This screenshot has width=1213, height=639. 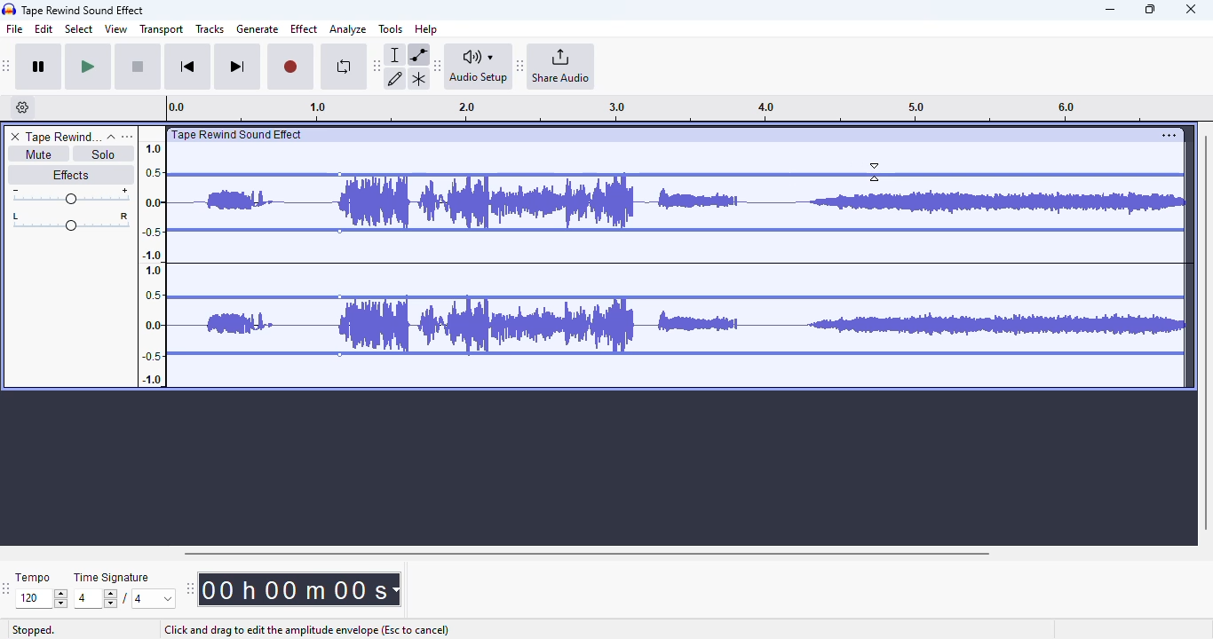 What do you see at coordinates (661, 108) in the screenshot?
I see `Track timeline` at bounding box center [661, 108].